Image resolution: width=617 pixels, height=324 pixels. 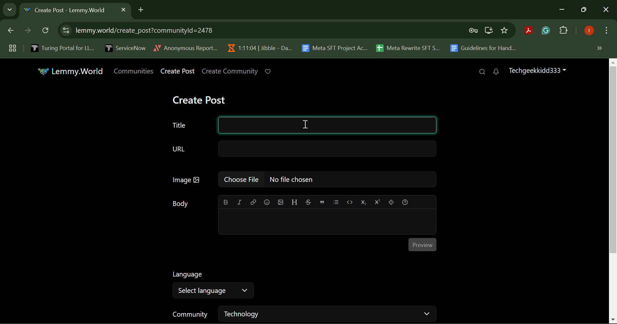 I want to click on list, so click(x=336, y=202).